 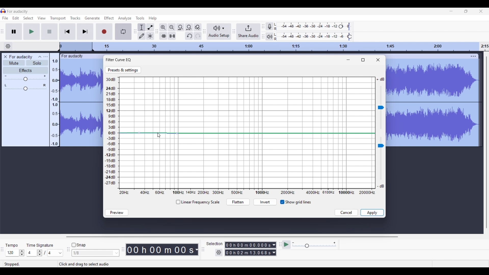 What do you see at coordinates (214, 244) in the screenshot?
I see `Selection` at bounding box center [214, 244].